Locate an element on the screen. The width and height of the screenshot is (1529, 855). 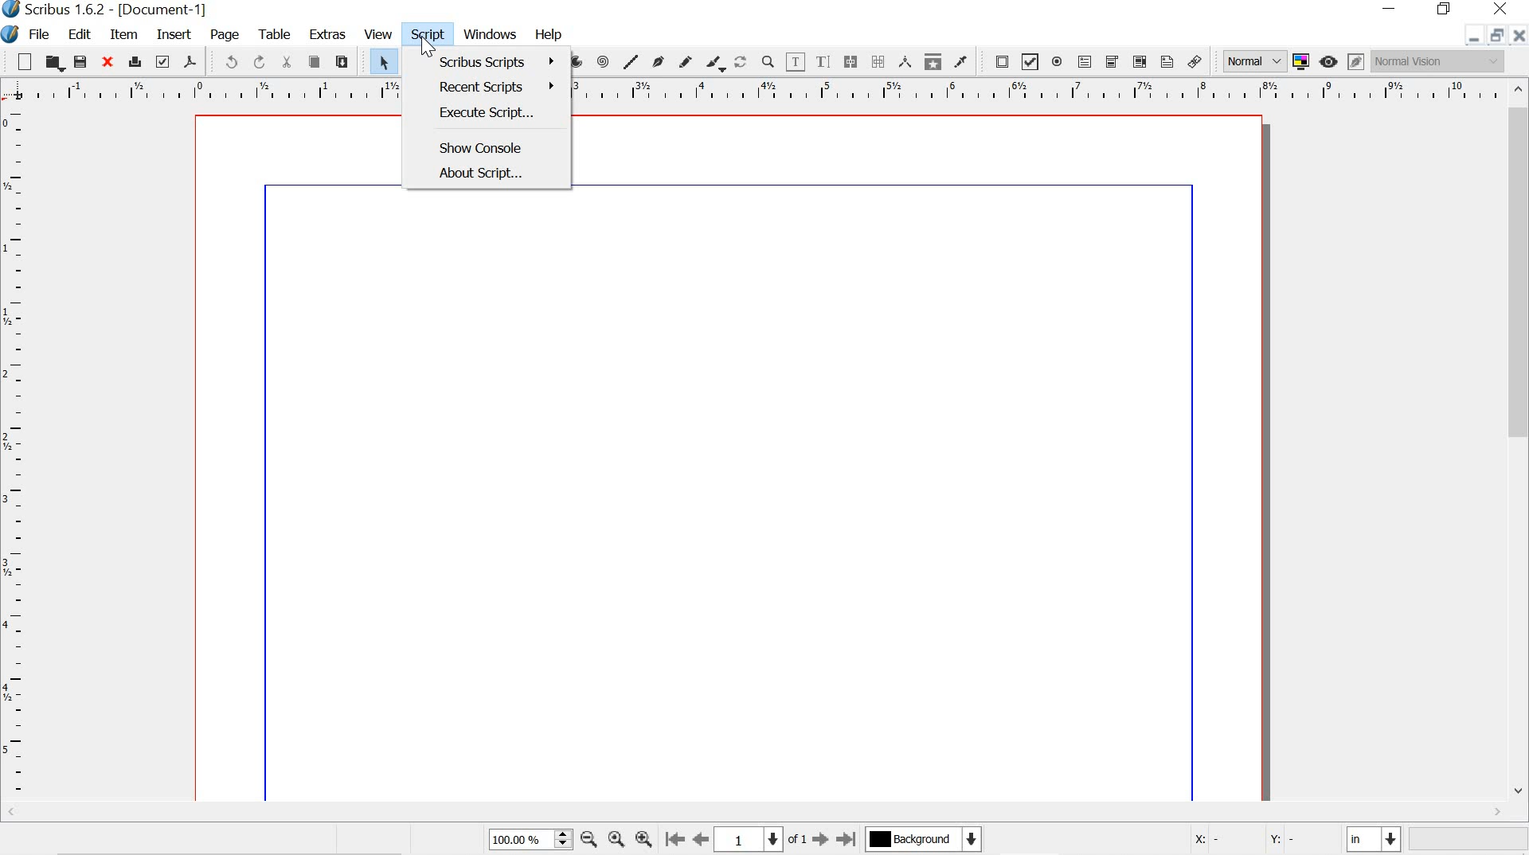
table is located at coordinates (278, 34).